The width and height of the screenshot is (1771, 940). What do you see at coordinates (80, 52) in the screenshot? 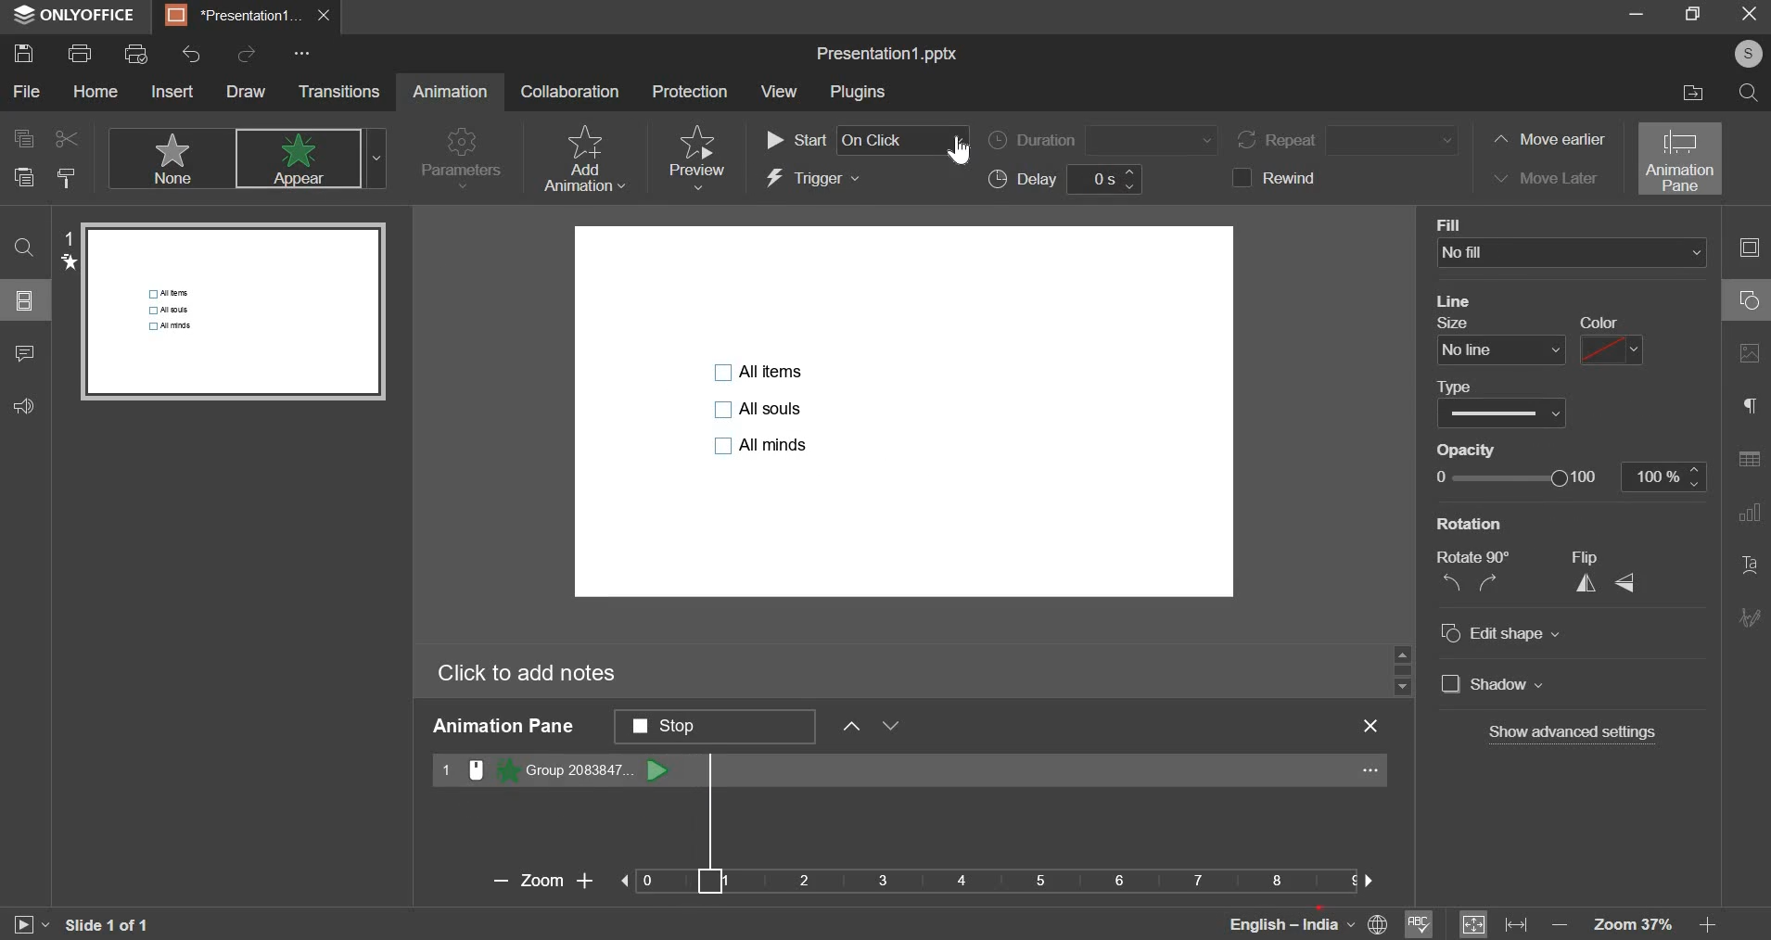
I see `print` at bounding box center [80, 52].